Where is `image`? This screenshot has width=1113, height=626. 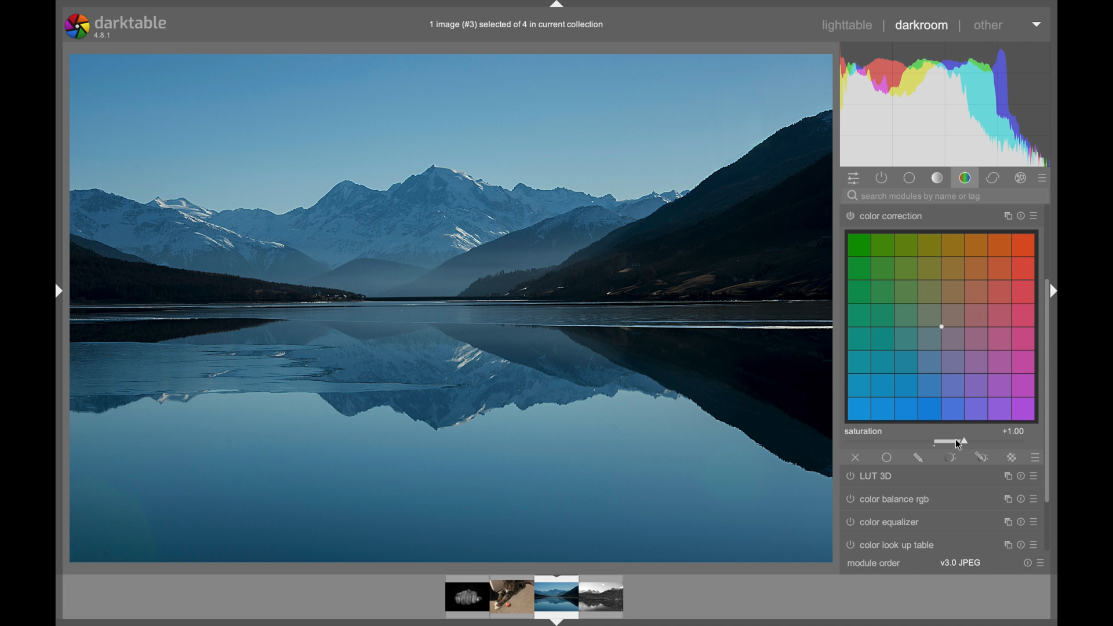
image is located at coordinates (556, 600).